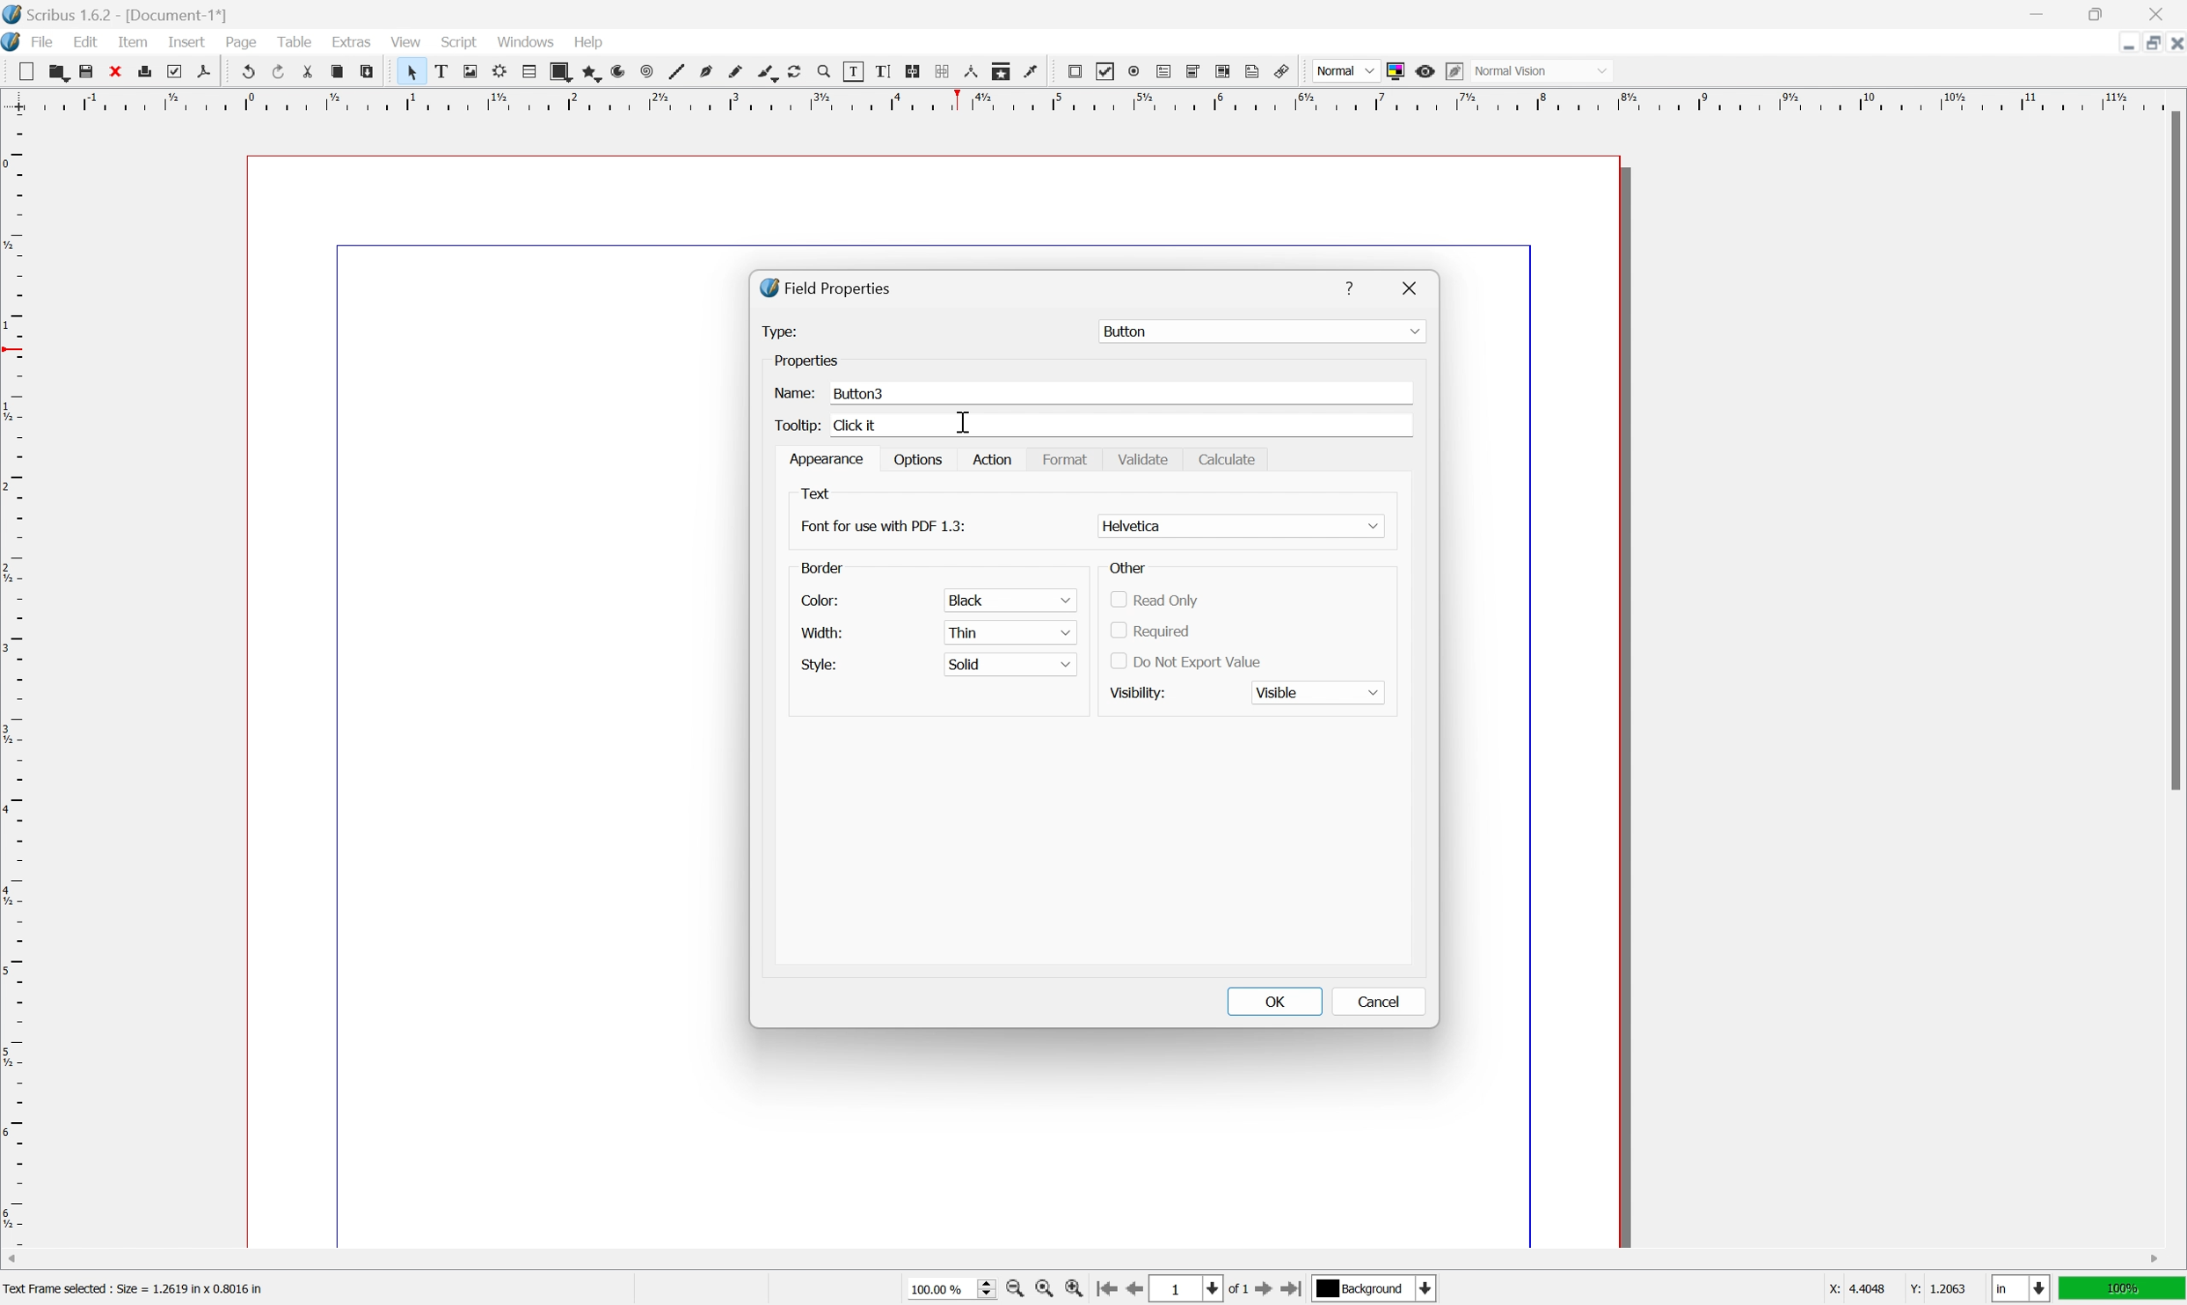 The image size is (2187, 1305). I want to click on black, so click(1008, 600).